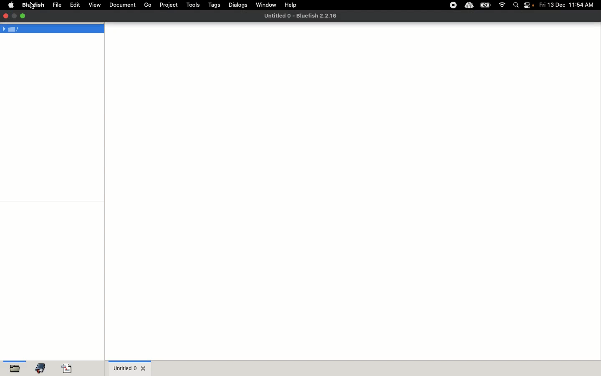 This screenshot has height=376, width=601. Describe the element at coordinates (5, 15) in the screenshot. I see `Close` at that location.